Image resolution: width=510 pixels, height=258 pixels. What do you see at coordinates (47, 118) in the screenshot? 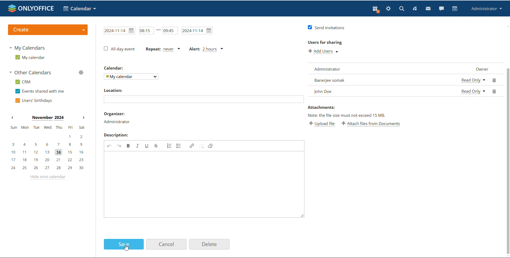
I see `current month` at bounding box center [47, 118].